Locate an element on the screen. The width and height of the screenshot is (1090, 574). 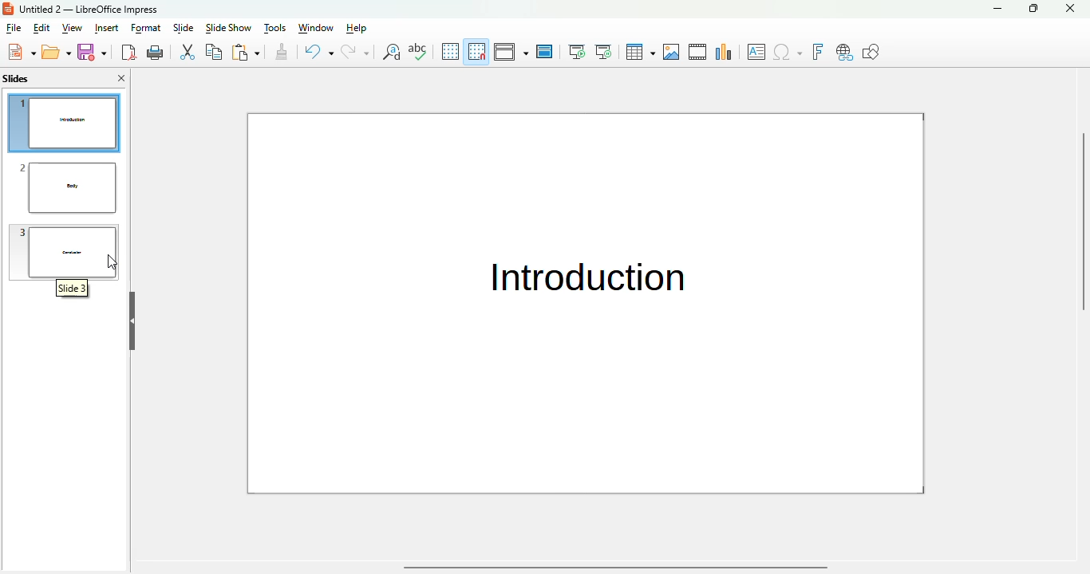
display views is located at coordinates (511, 51).